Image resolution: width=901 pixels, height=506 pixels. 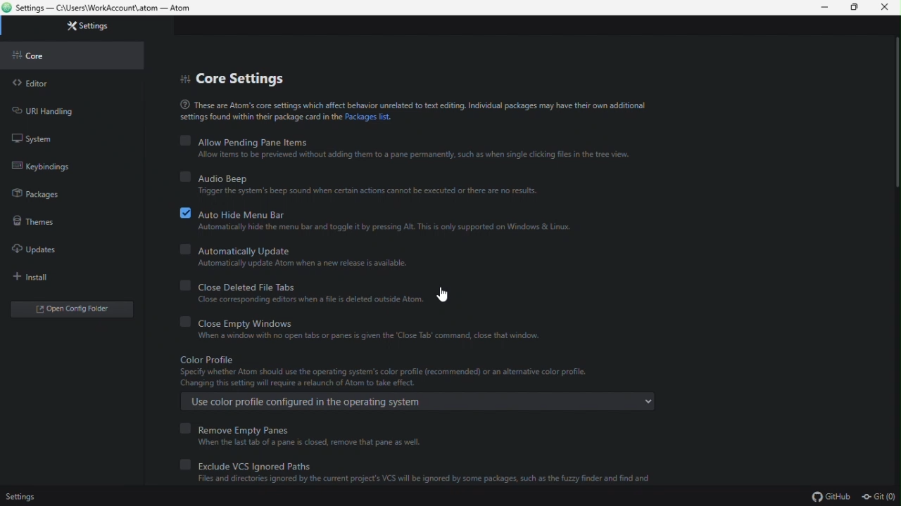 What do you see at coordinates (237, 284) in the screenshot?
I see `Close deleted file tabs` at bounding box center [237, 284].